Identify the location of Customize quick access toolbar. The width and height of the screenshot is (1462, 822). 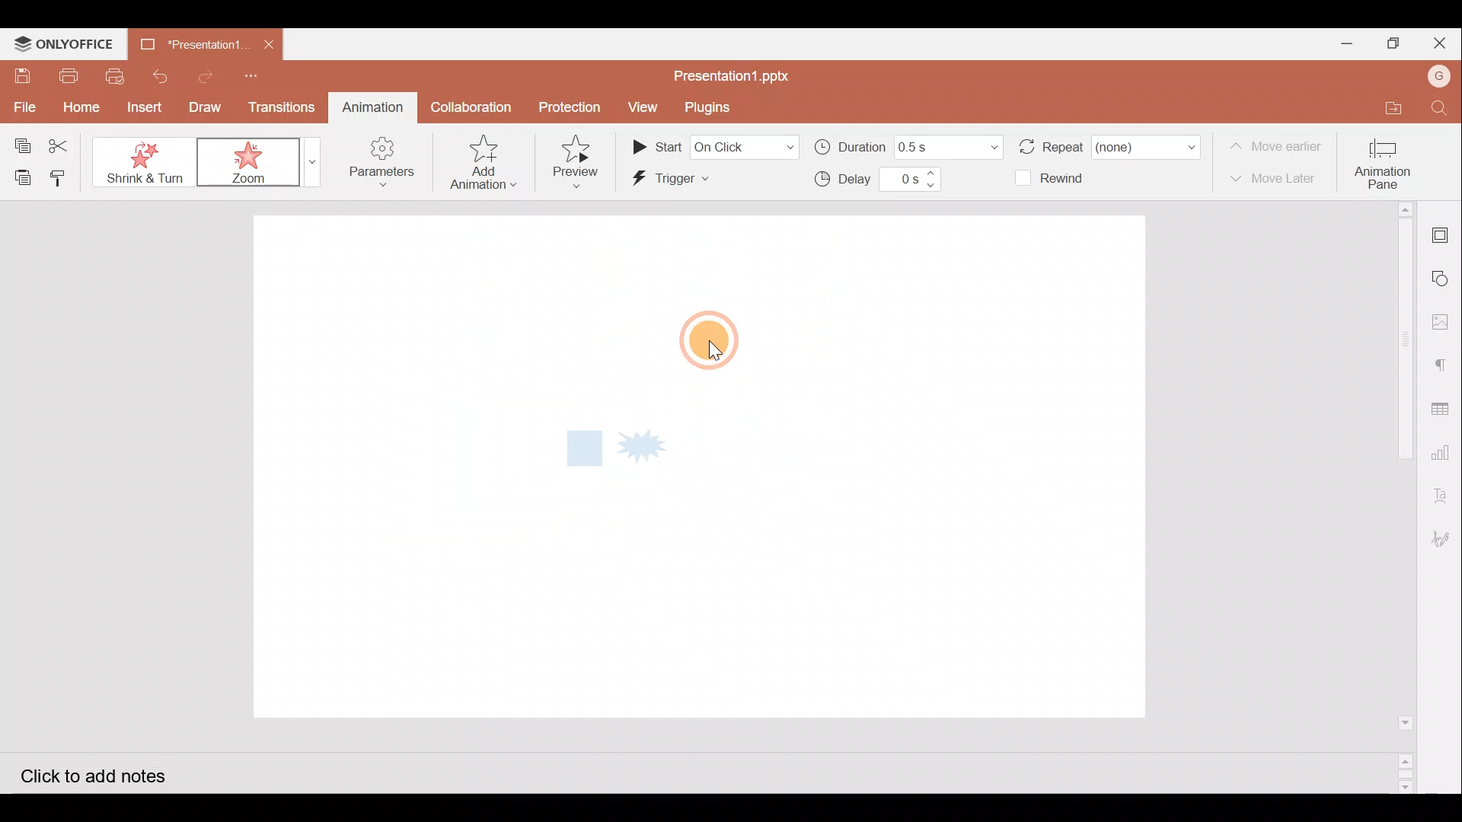
(248, 73).